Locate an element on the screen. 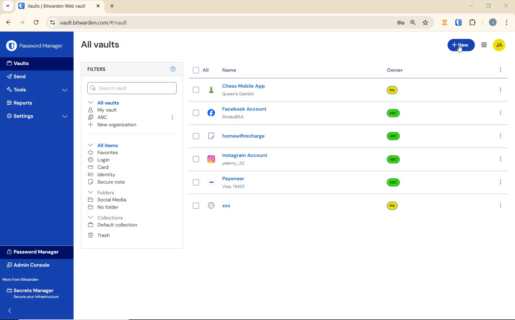 This screenshot has height=320, width=515. facebook account is located at coordinates (282, 113).